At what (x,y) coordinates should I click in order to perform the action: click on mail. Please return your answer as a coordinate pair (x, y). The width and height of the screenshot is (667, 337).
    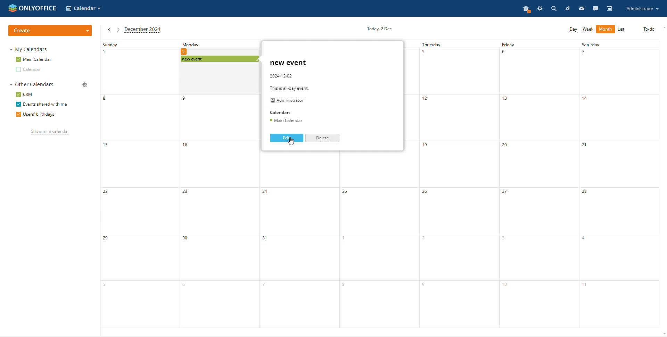
    Looking at the image, I should click on (581, 9).